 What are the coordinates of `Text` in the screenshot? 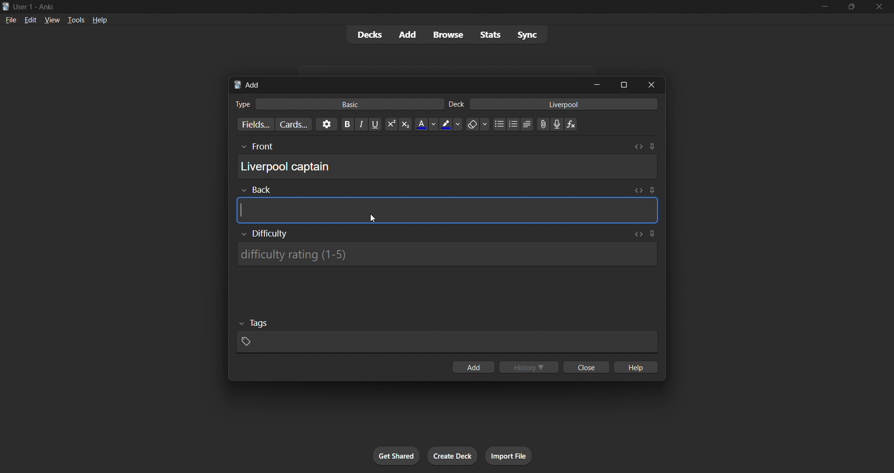 It's located at (35, 7).